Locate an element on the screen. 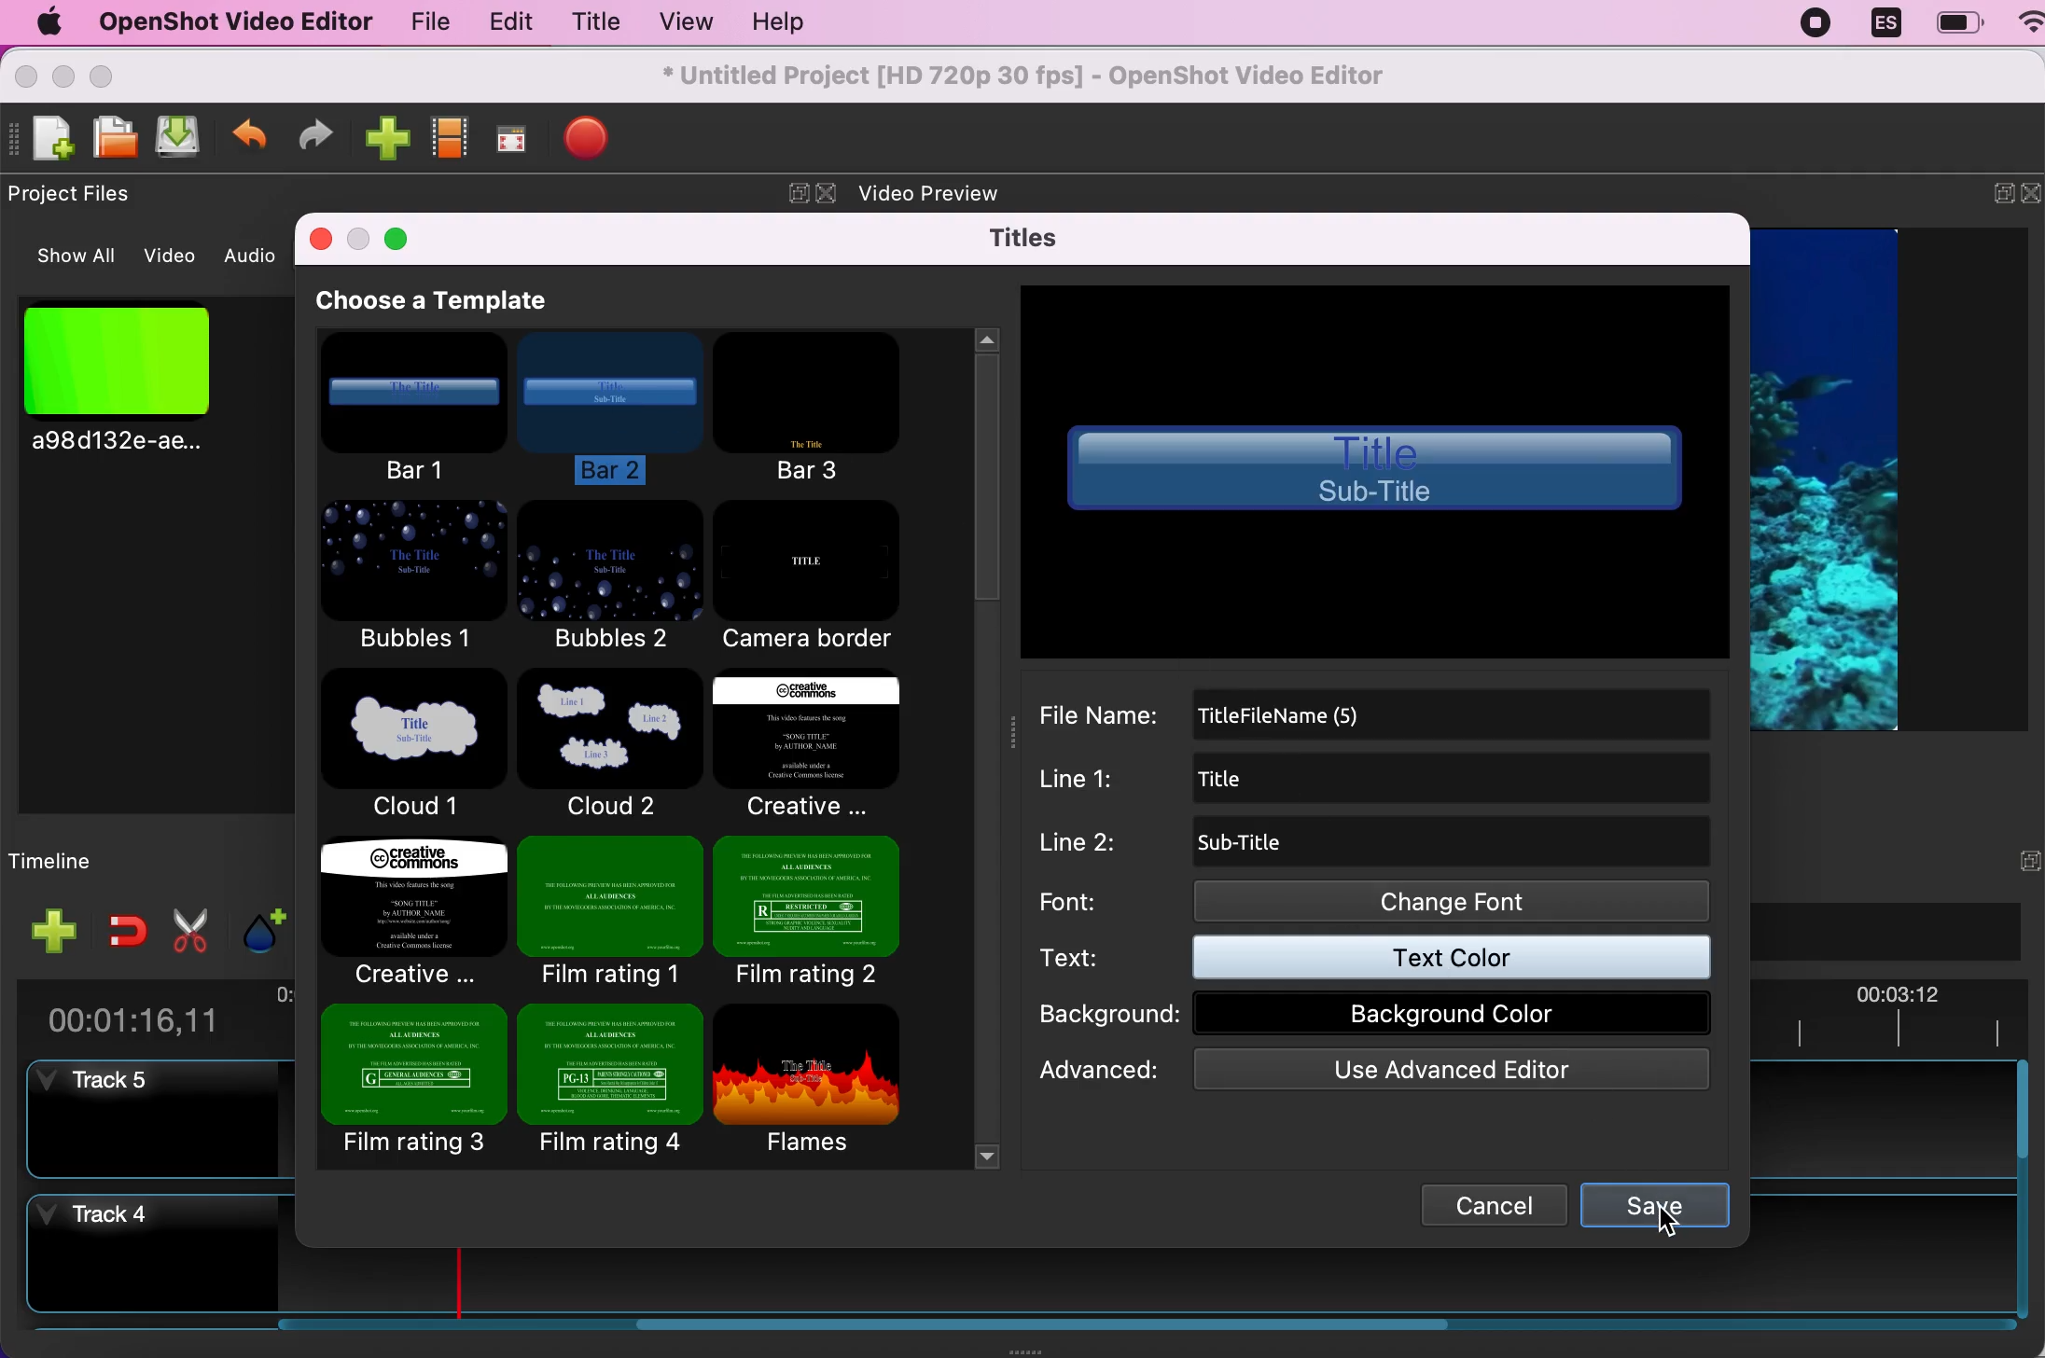 The height and width of the screenshot is (1358, 2045). film eating 2 is located at coordinates (828, 908).